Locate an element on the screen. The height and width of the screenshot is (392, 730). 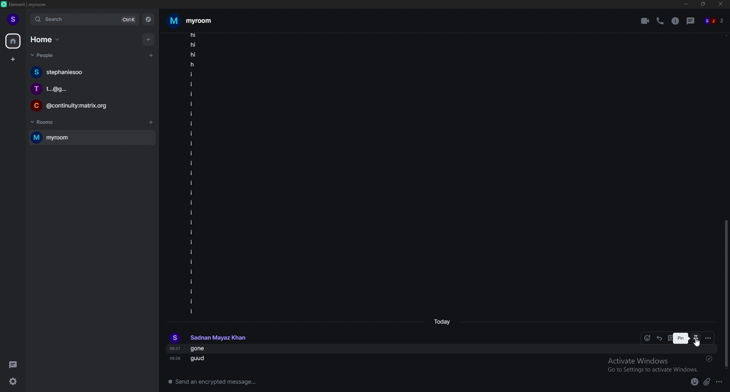
options is located at coordinates (708, 338).